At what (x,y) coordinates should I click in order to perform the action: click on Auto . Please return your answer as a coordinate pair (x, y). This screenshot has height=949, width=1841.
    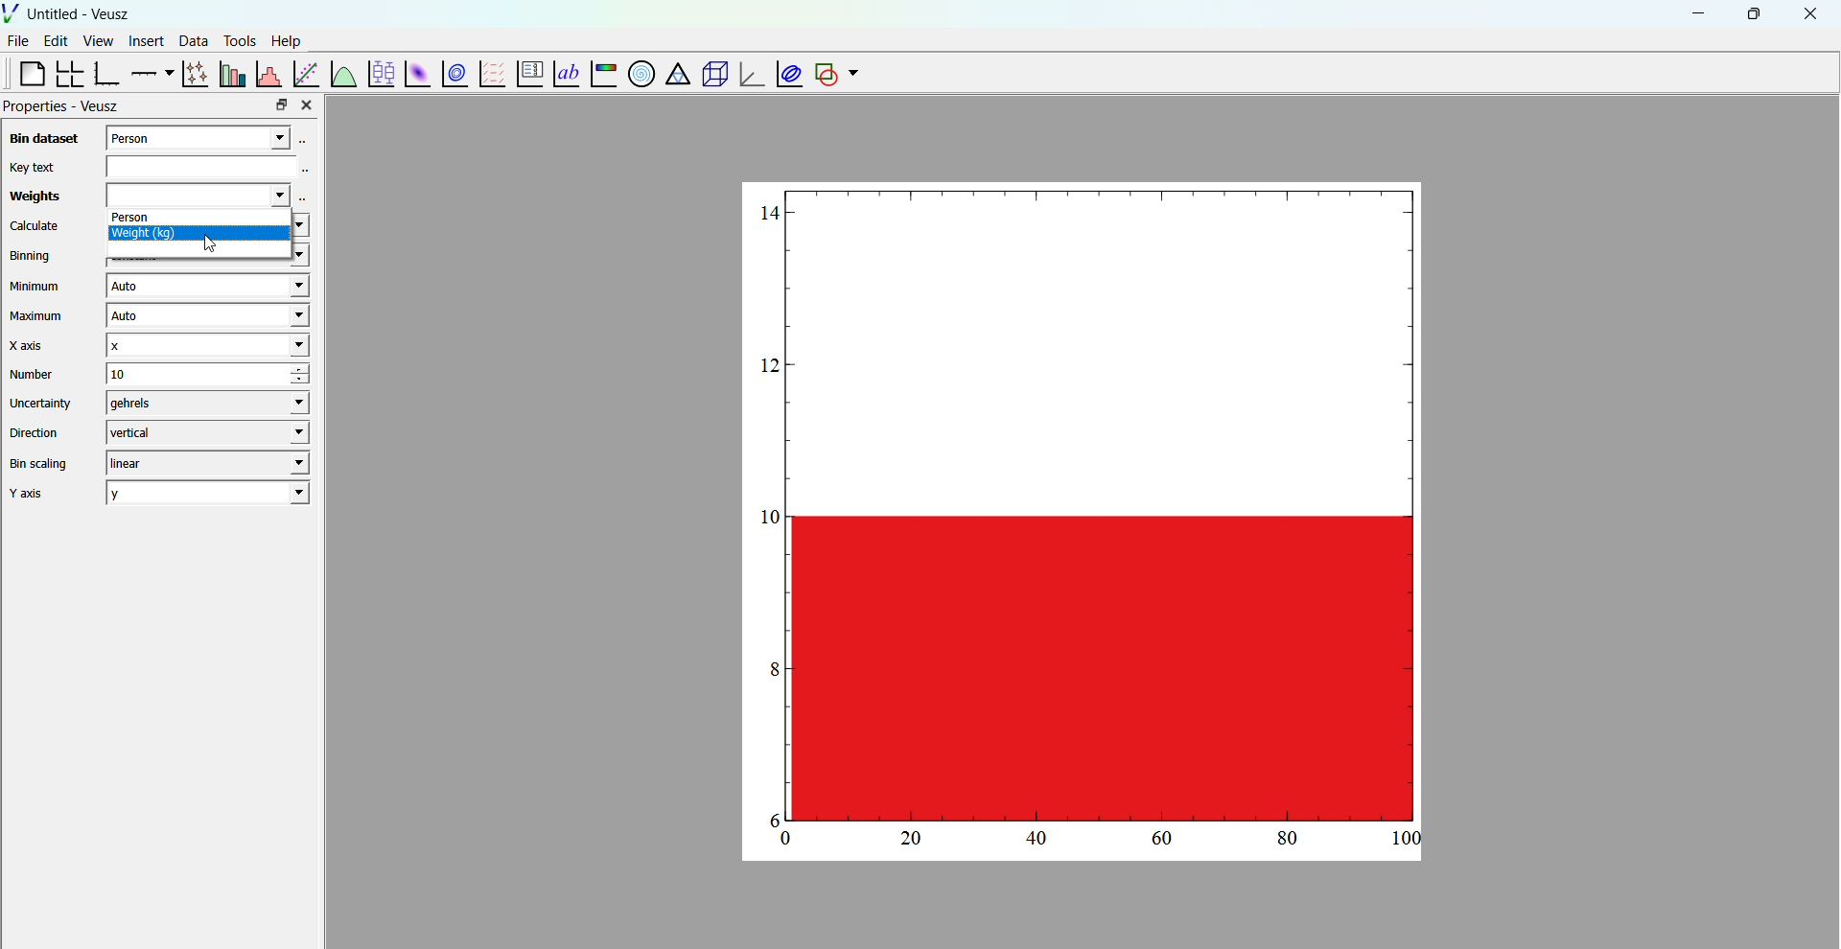
    Looking at the image, I should click on (204, 317).